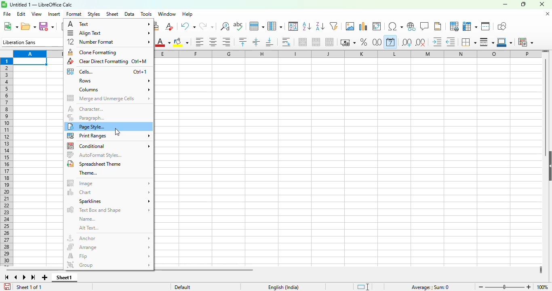 This screenshot has width=552, height=291. Describe the element at coordinates (542, 4) in the screenshot. I see `close` at that location.